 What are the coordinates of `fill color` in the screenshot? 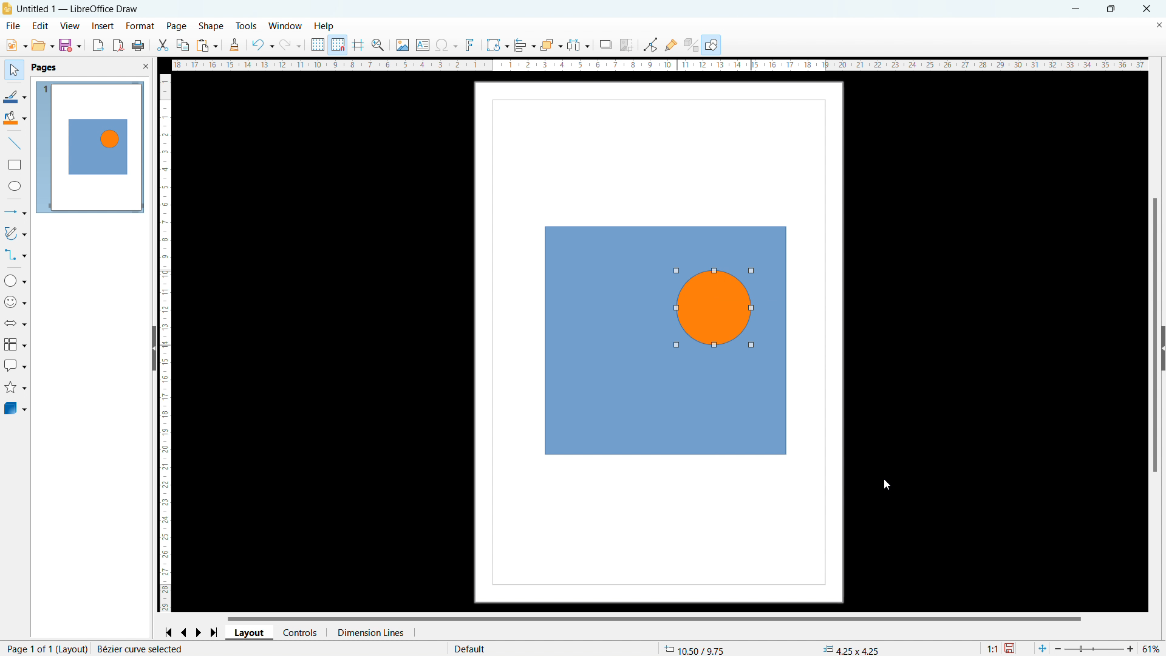 It's located at (15, 118).